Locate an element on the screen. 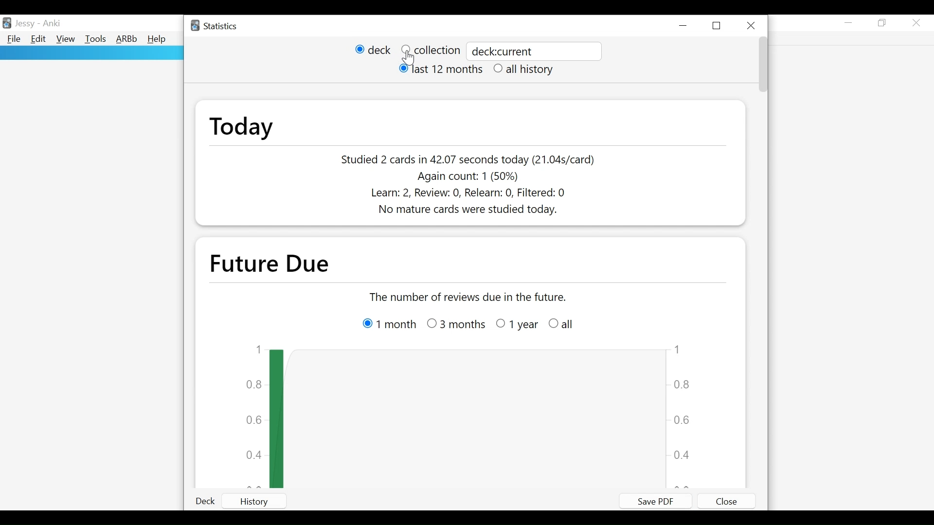 This screenshot has width=934, height=525. History is located at coordinates (264, 501).